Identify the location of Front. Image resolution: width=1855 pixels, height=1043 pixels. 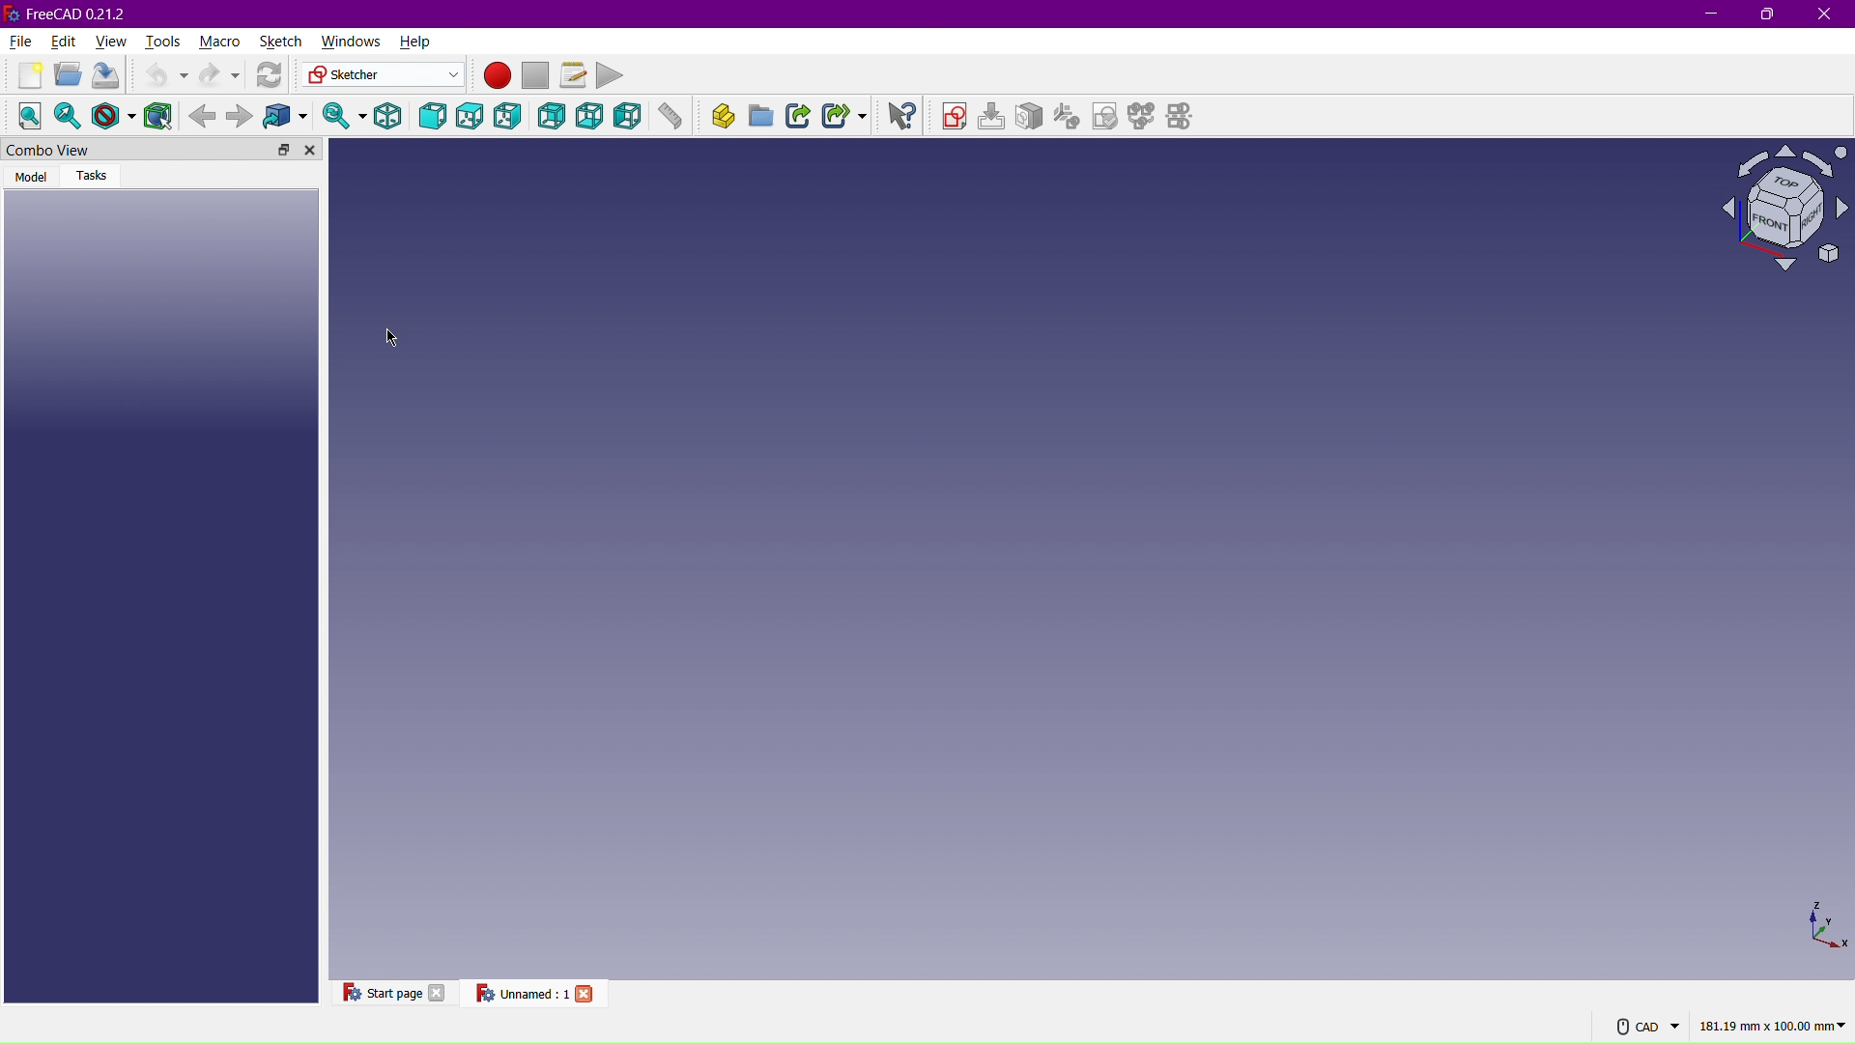
(433, 114).